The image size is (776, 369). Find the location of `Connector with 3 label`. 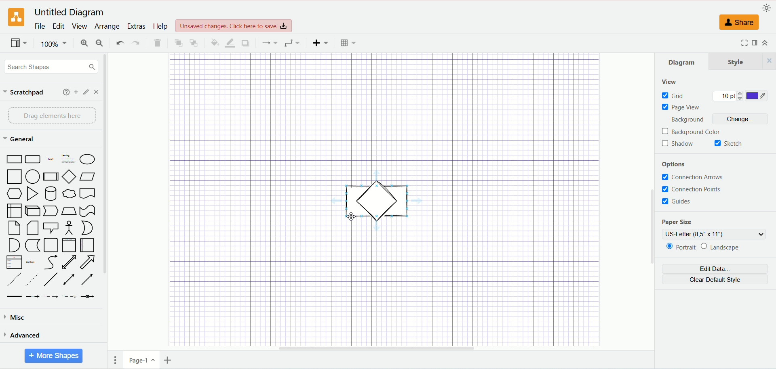

Connector with 3 label is located at coordinates (69, 297).